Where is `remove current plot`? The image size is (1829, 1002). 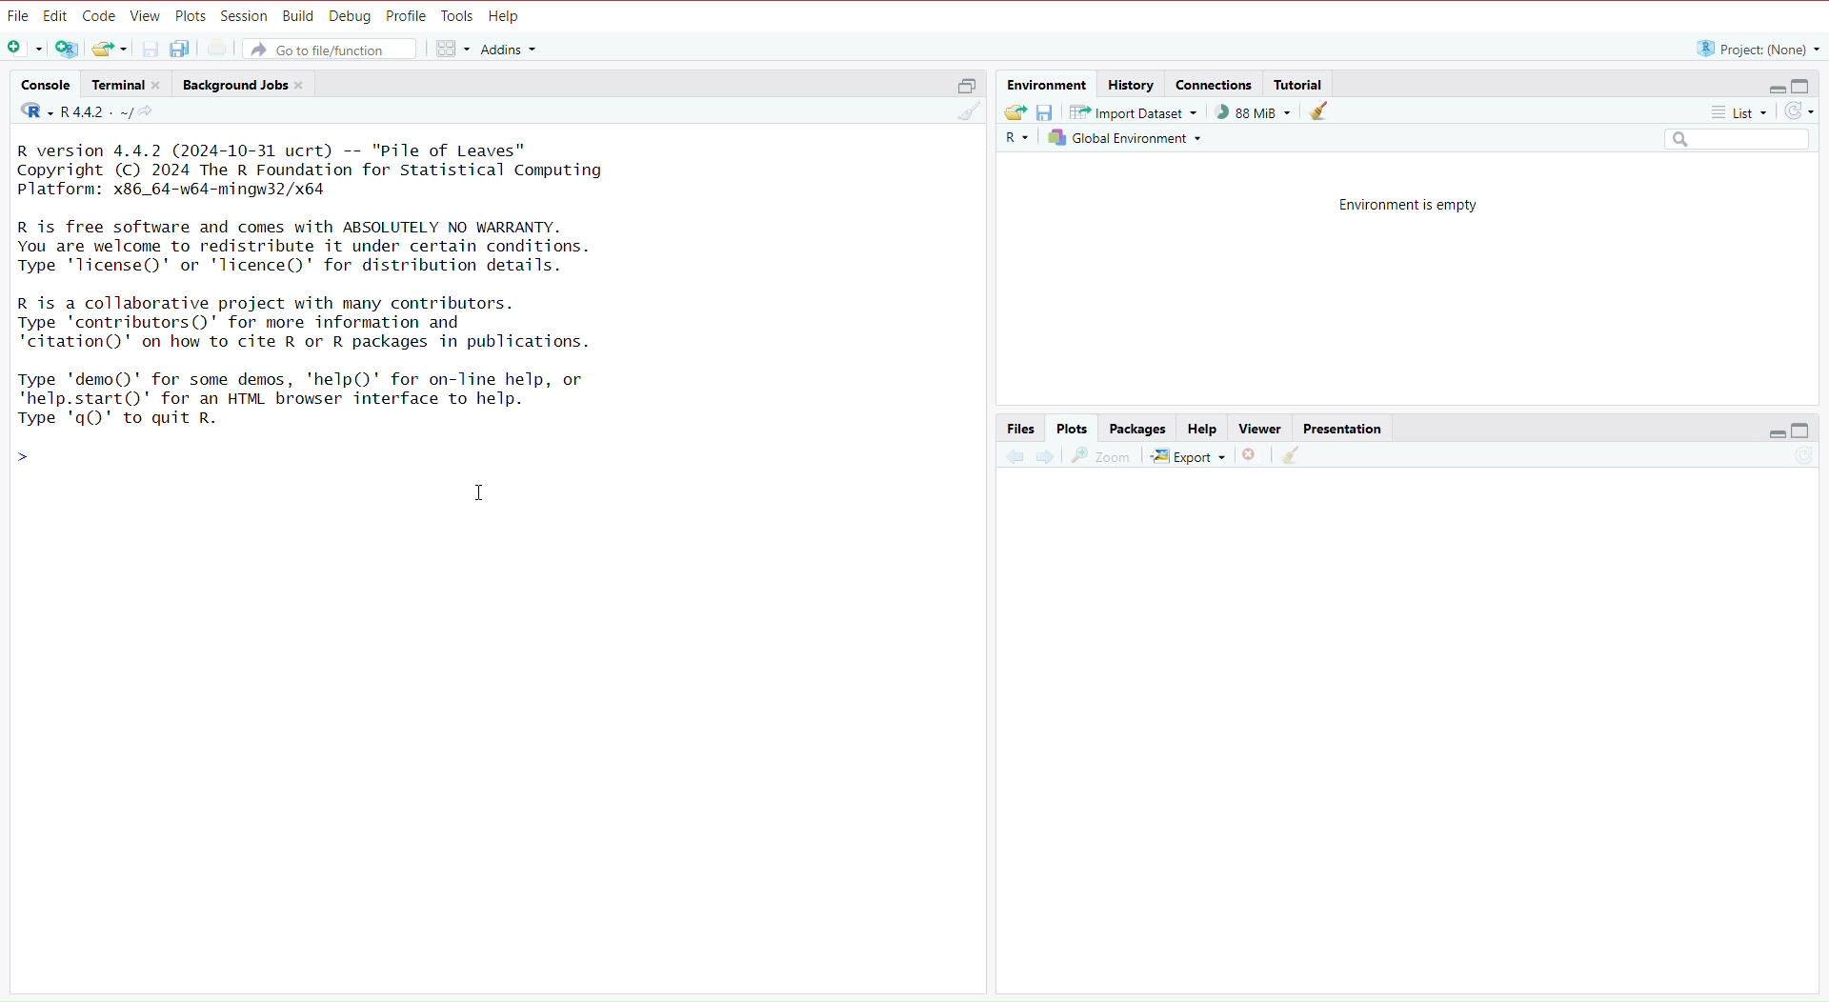
remove current plot is located at coordinates (1250, 458).